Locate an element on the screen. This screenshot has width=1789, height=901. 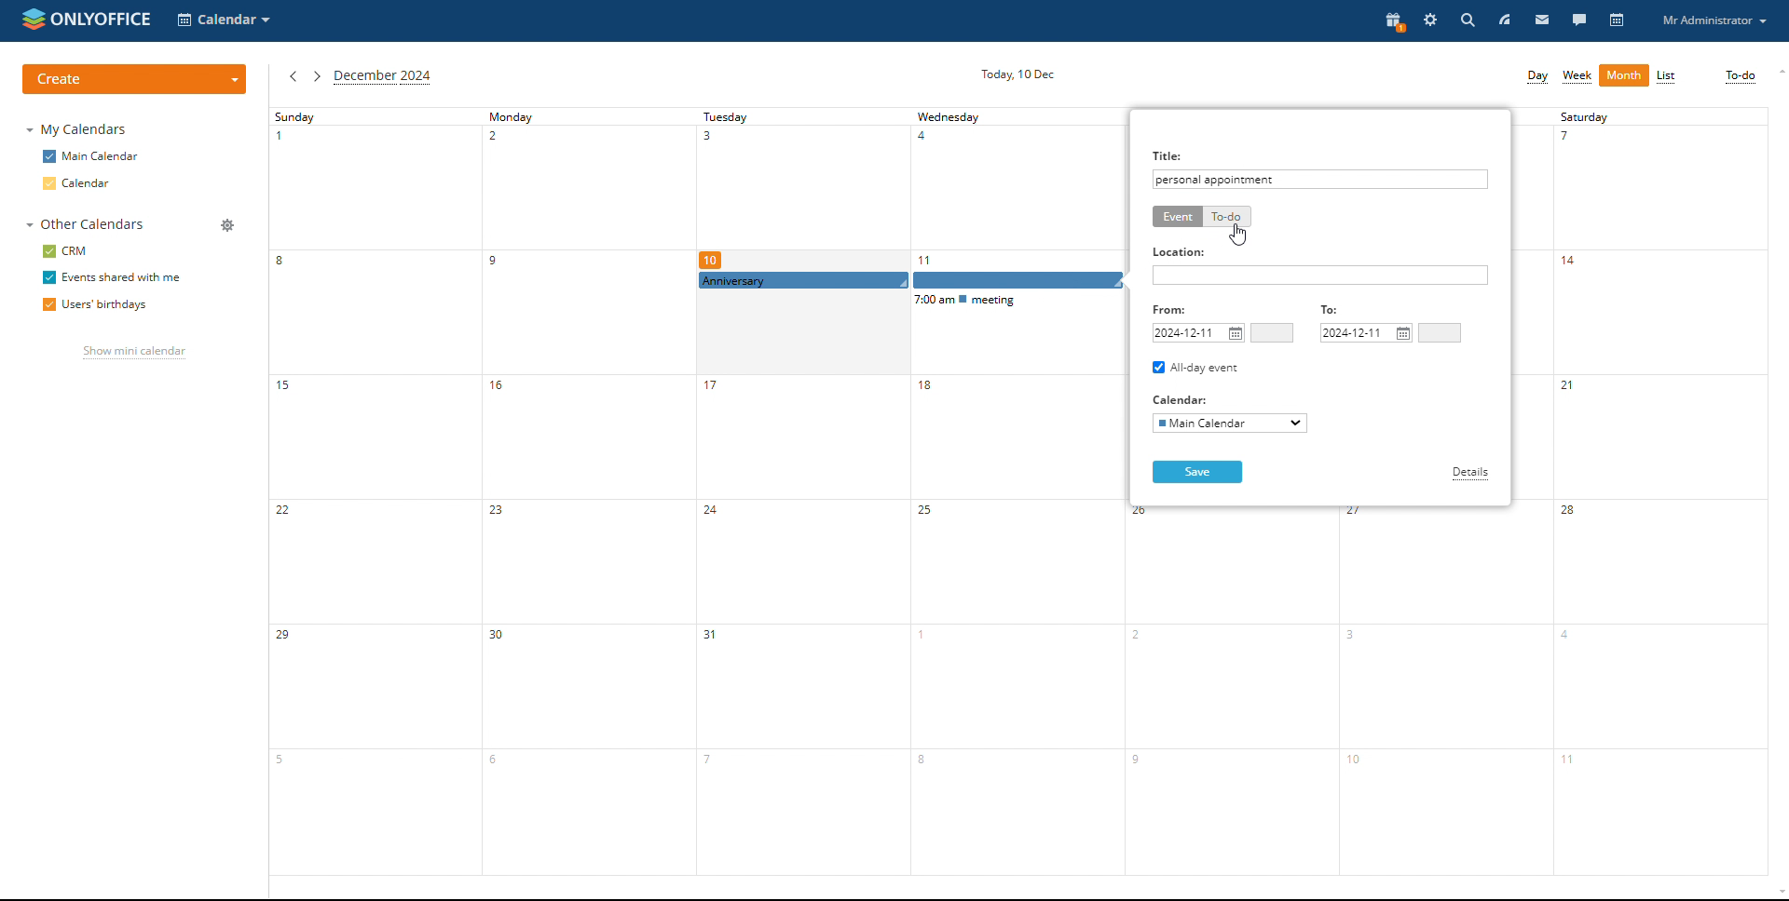
select application is located at coordinates (226, 21).